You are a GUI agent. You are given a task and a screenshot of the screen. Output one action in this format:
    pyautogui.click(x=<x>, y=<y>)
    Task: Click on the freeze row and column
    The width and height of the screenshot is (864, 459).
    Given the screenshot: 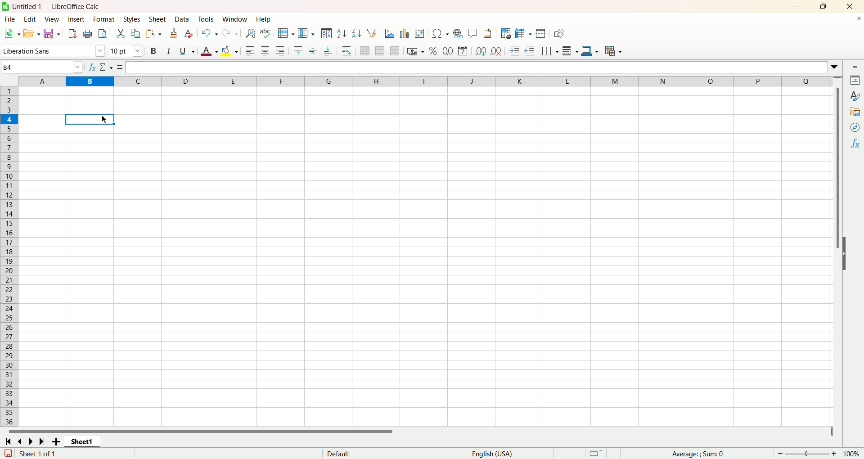 What is the action you would take?
    pyautogui.click(x=523, y=33)
    